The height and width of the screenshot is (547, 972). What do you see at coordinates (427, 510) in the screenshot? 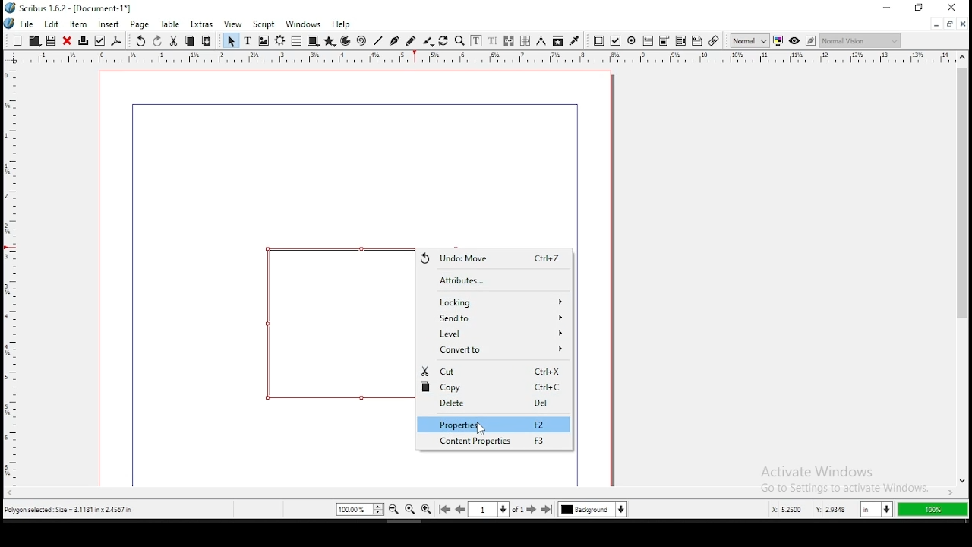
I see `zoom in` at bounding box center [427, 510].